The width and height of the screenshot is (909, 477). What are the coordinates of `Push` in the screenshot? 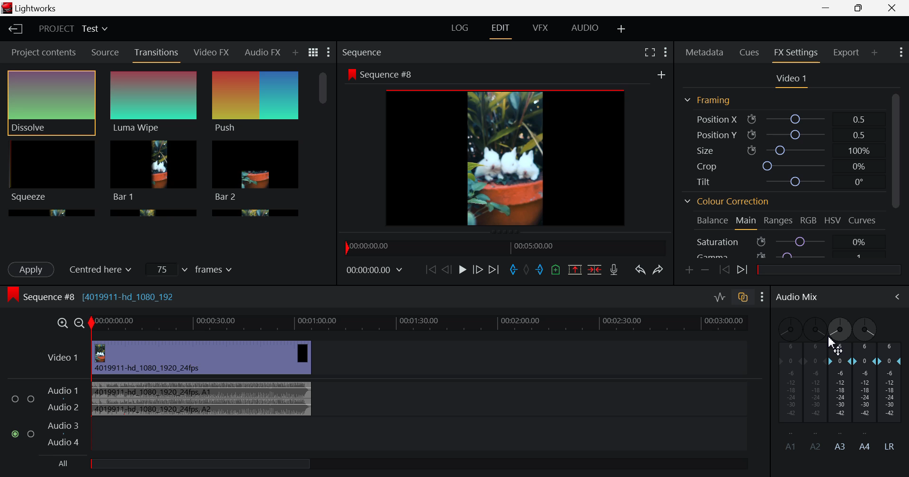 It's located at (256, 103).